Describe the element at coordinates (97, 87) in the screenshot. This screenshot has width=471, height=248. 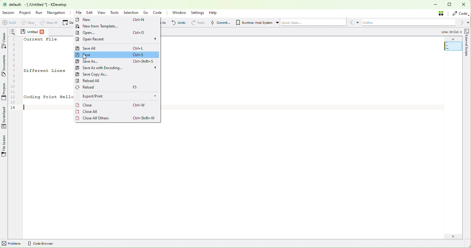
I see `Reload` at that location.